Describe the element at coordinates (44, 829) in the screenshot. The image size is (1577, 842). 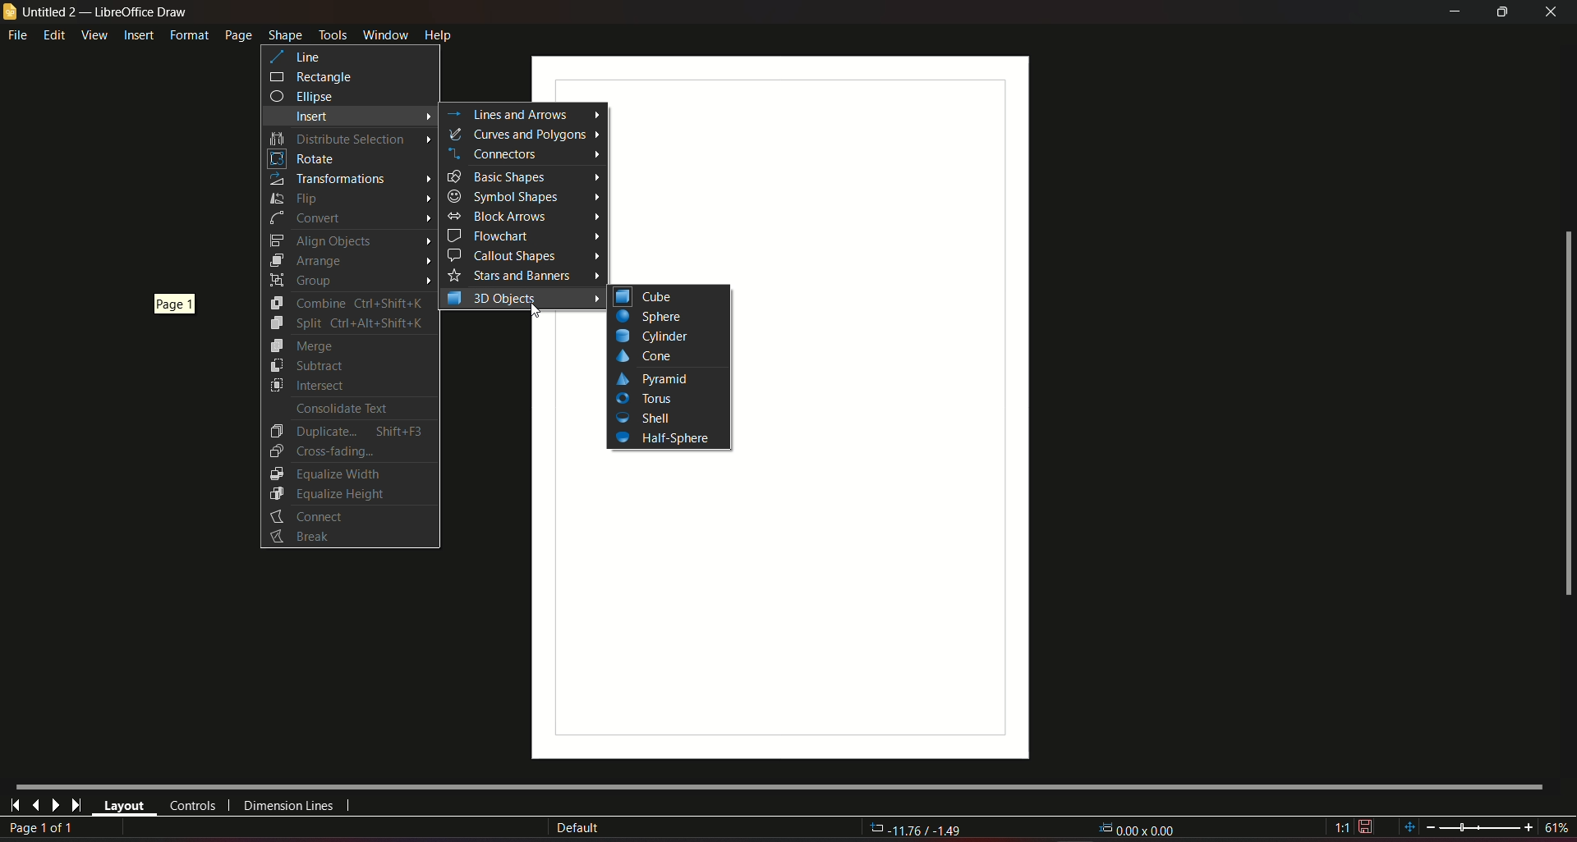
I see `page 1` at that location.